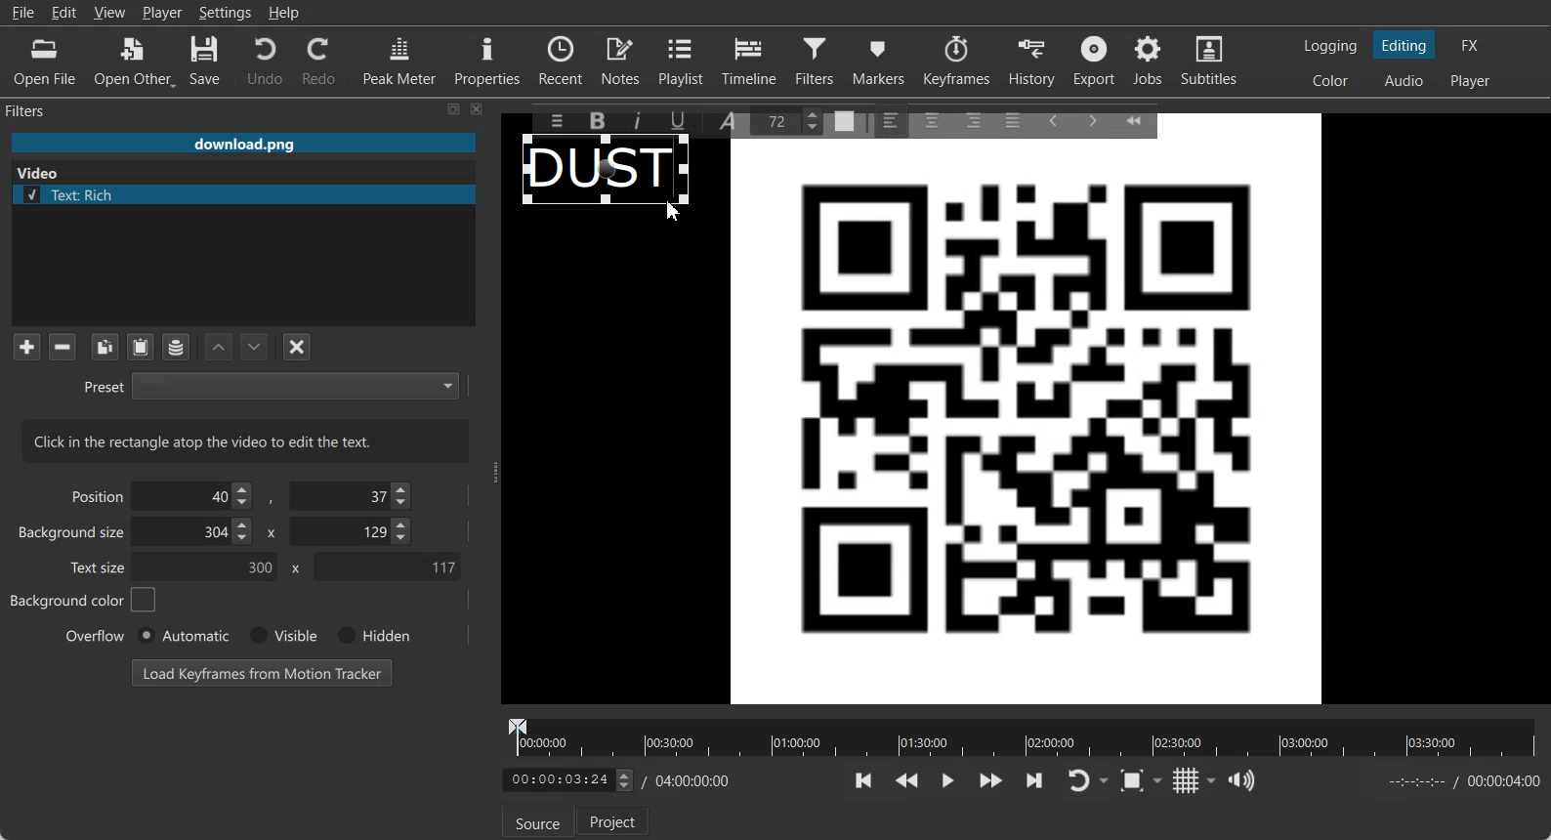  I want to click on Maximize, so click(454, 108).